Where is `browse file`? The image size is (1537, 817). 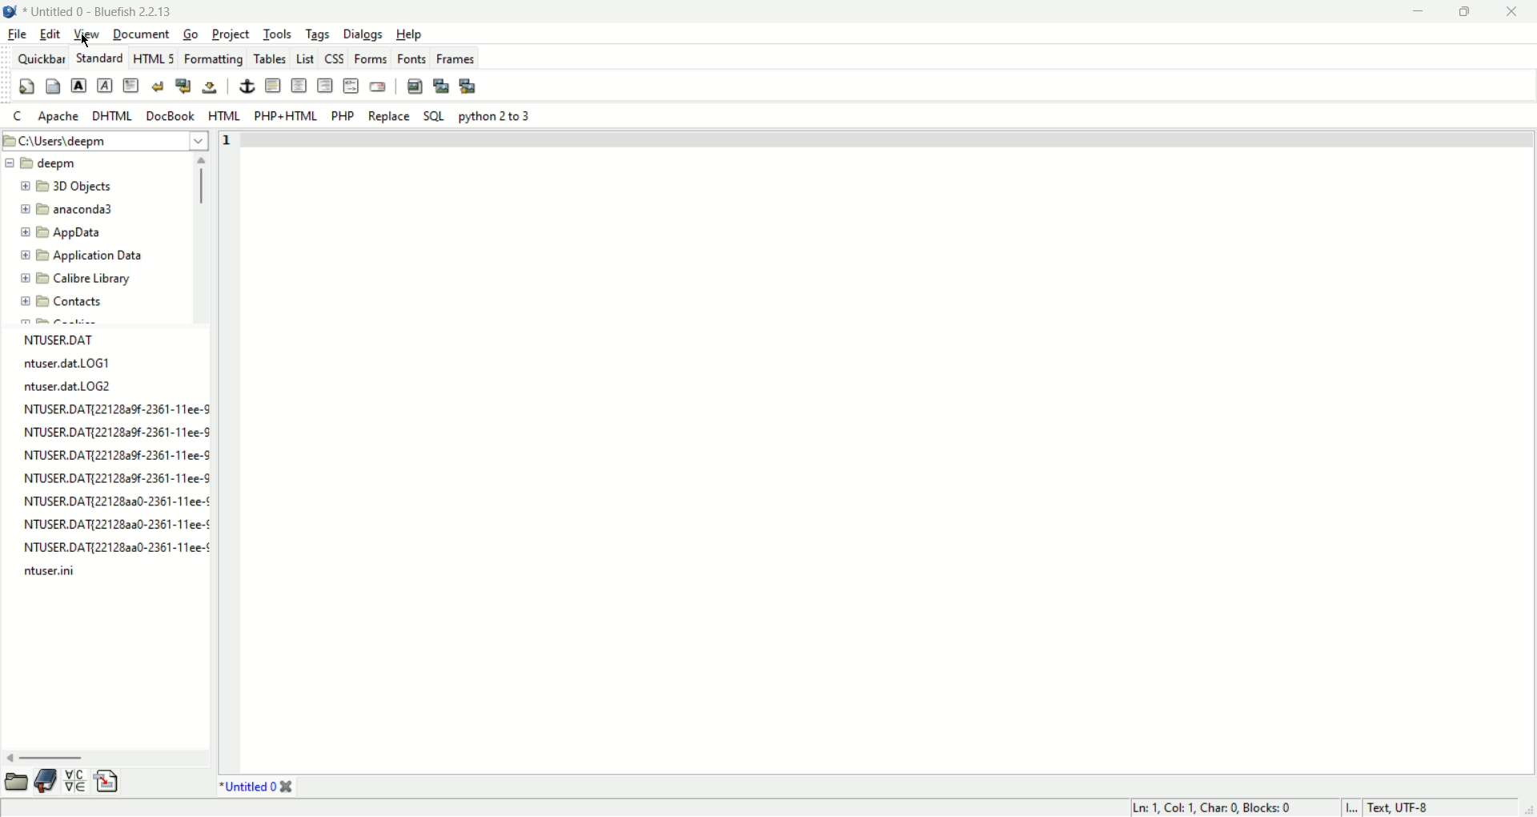
browse file is located at coordinates (18, 782).